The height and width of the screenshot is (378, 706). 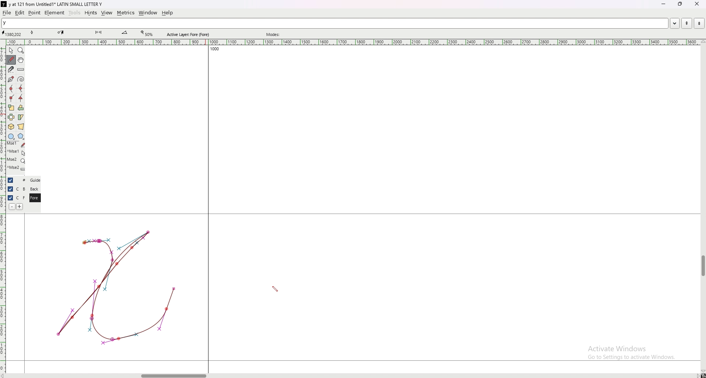 I want to click on metrics, so click(x=125, y=13).